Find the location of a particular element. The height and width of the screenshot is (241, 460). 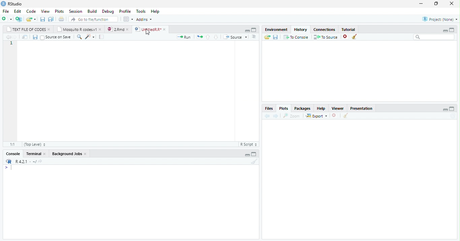

minimize is located at coordinates (421, 3).